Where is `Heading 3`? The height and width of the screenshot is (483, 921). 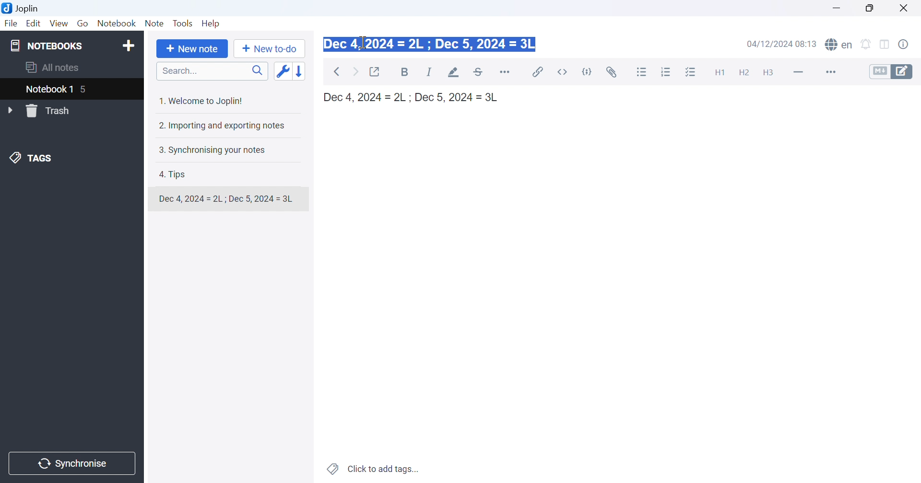 Heading 3 is located at coordinates (773, 73).